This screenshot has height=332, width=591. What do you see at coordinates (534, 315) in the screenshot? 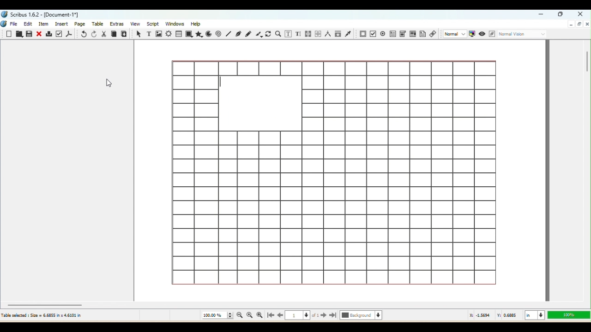
I see `Select the current Unit` at bounding box center [534, 315].